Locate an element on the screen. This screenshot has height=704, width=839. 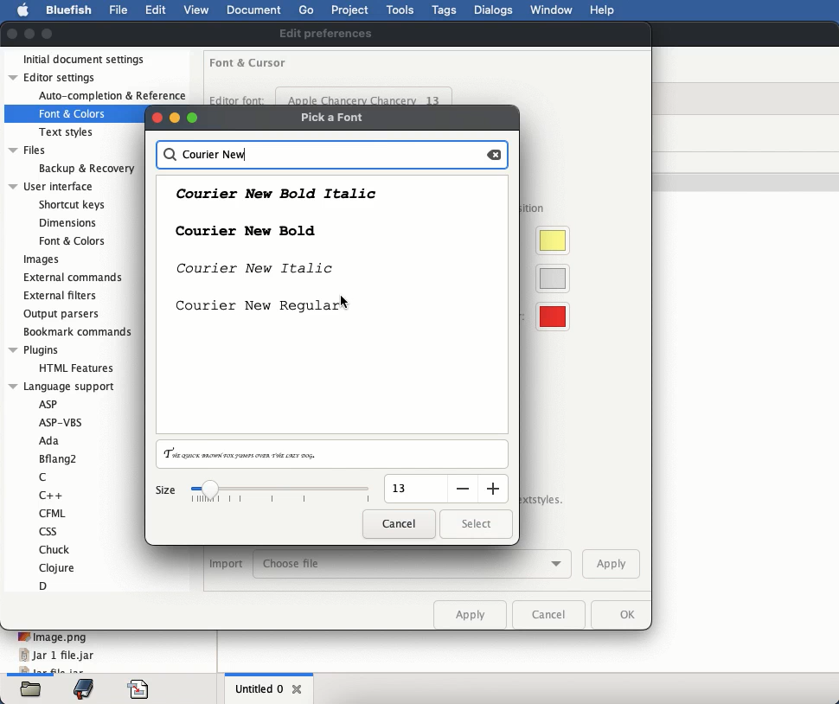
language support is located at coordinates (73, 487).